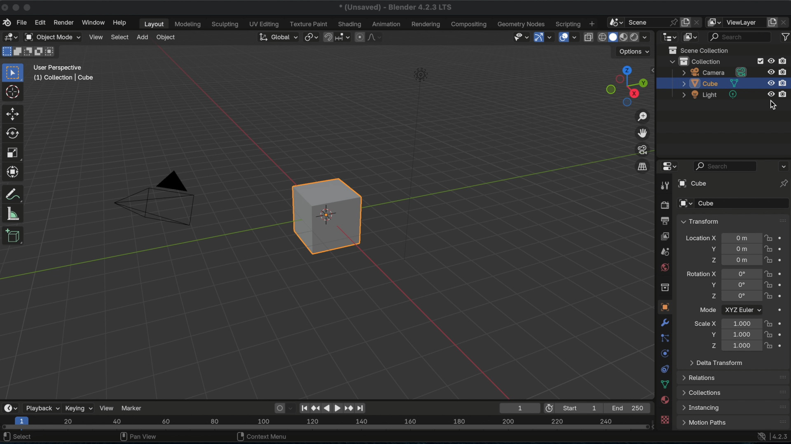 The image size is (791, 444). Describe the element at coordinates (154, 198) in the screenshot. I see `camera object` at that location.